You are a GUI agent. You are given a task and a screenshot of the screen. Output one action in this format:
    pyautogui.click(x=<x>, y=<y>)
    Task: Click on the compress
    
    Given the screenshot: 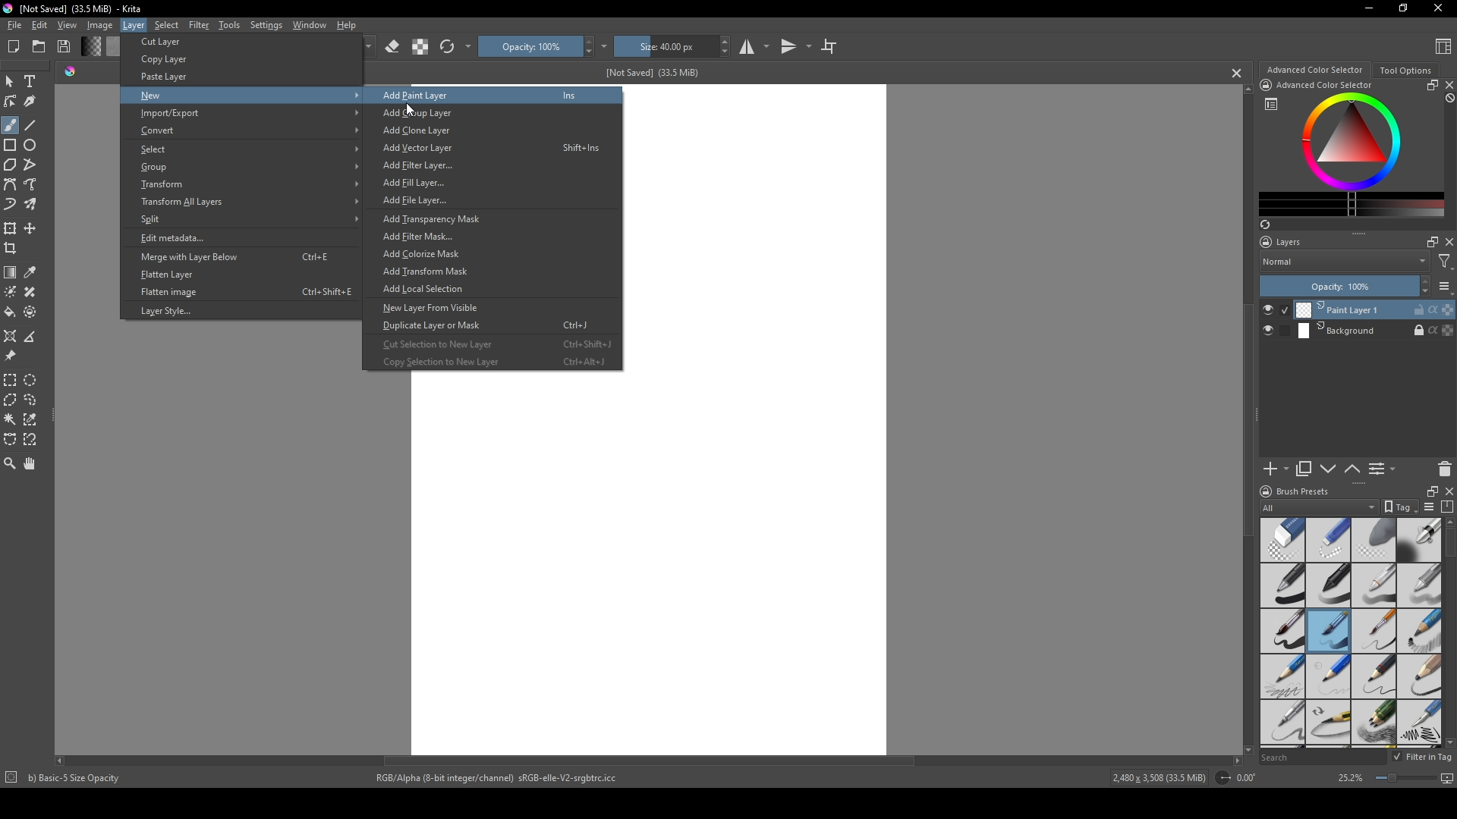 What is the action you would take?
    pyautogui.click(x=1448, y=507)
    